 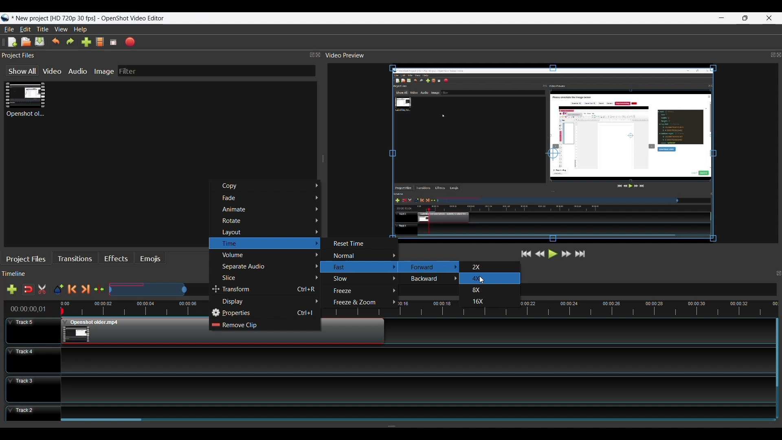 What do you see at coordinates (270, 301) in the screenshot?
I see `Display` at bounding box center [270, 301].